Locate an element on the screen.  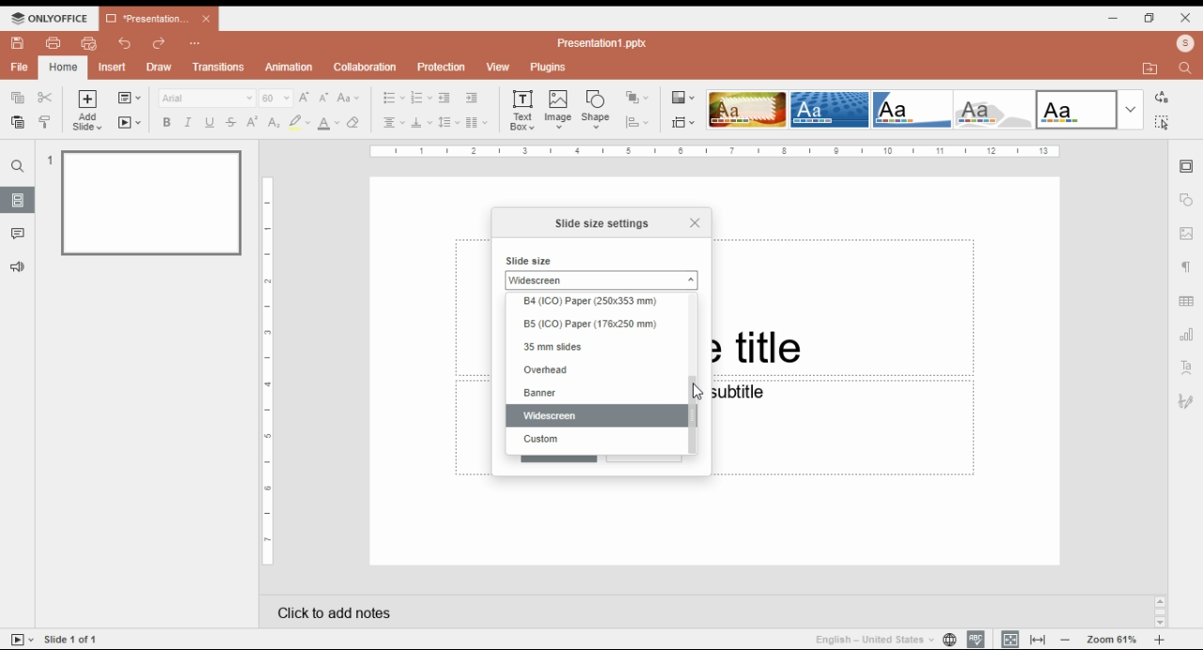
Scroll bar is located at coordinates (1160, 611).